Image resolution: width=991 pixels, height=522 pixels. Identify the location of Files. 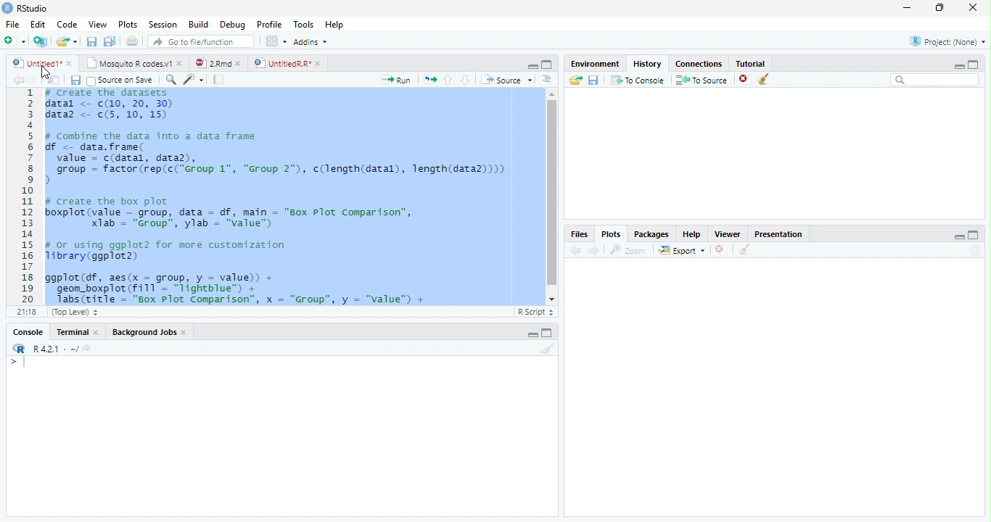
(580, 233).